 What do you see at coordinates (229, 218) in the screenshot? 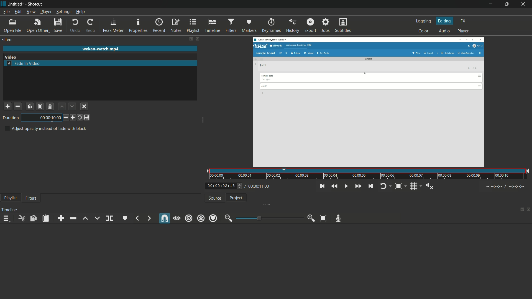
I see `zoom out` at bounding box center [229, 218].